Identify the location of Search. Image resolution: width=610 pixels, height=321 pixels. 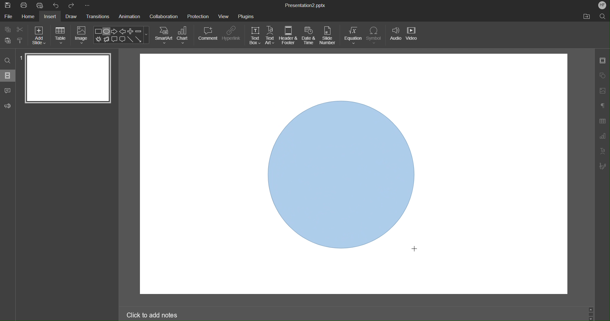
(603, 16).